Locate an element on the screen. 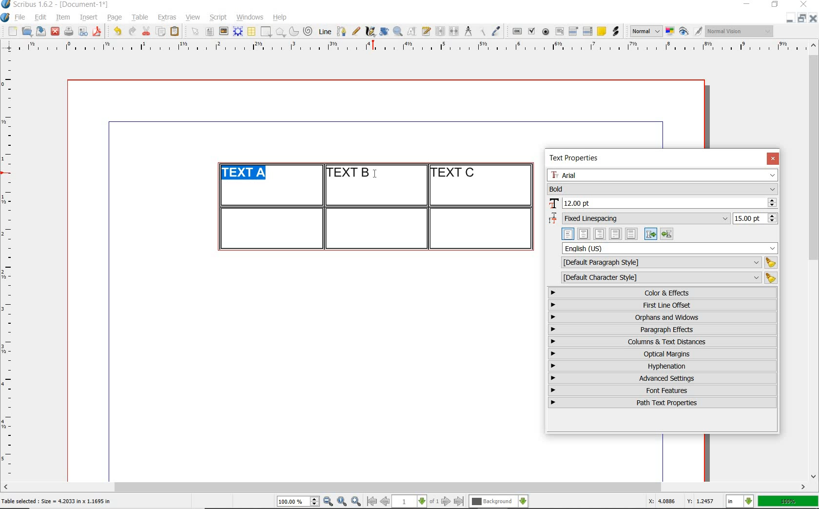 Image resolution: width=819 pixels, height=509 pixels. table is located at coordinates (140, 18).